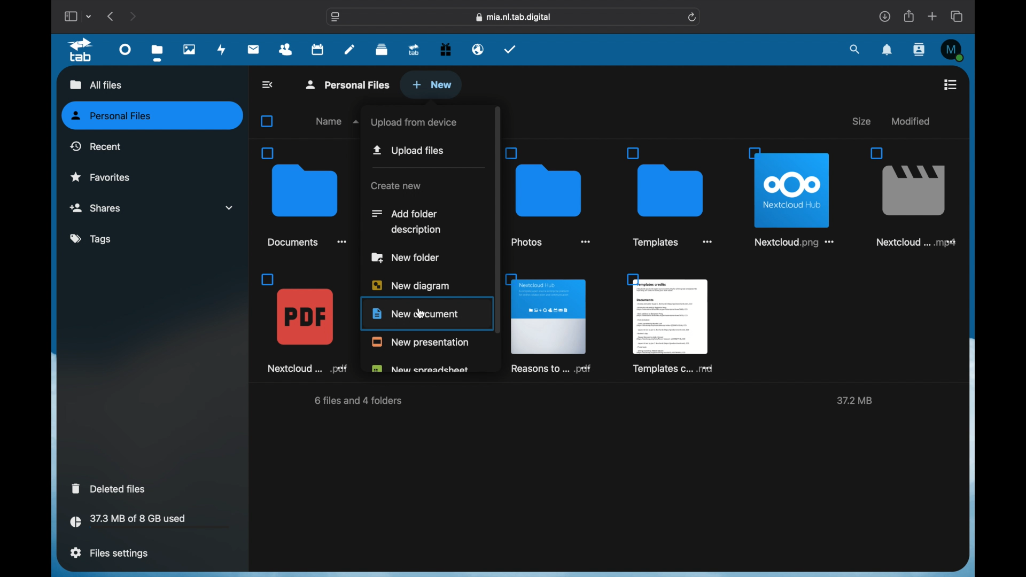 Image resolution: width=1026 pixels, height=577 pixels. I want to click on tab, so click(83, 50).